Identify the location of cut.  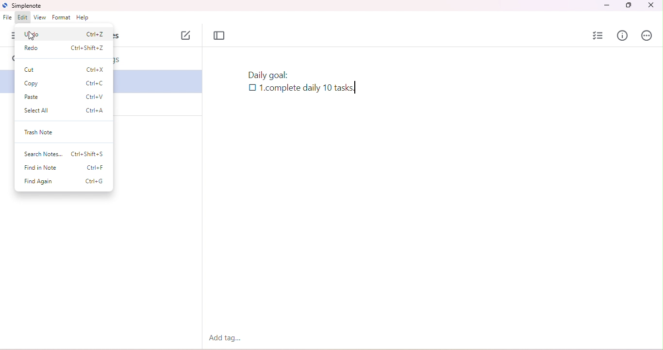
(64, 69).